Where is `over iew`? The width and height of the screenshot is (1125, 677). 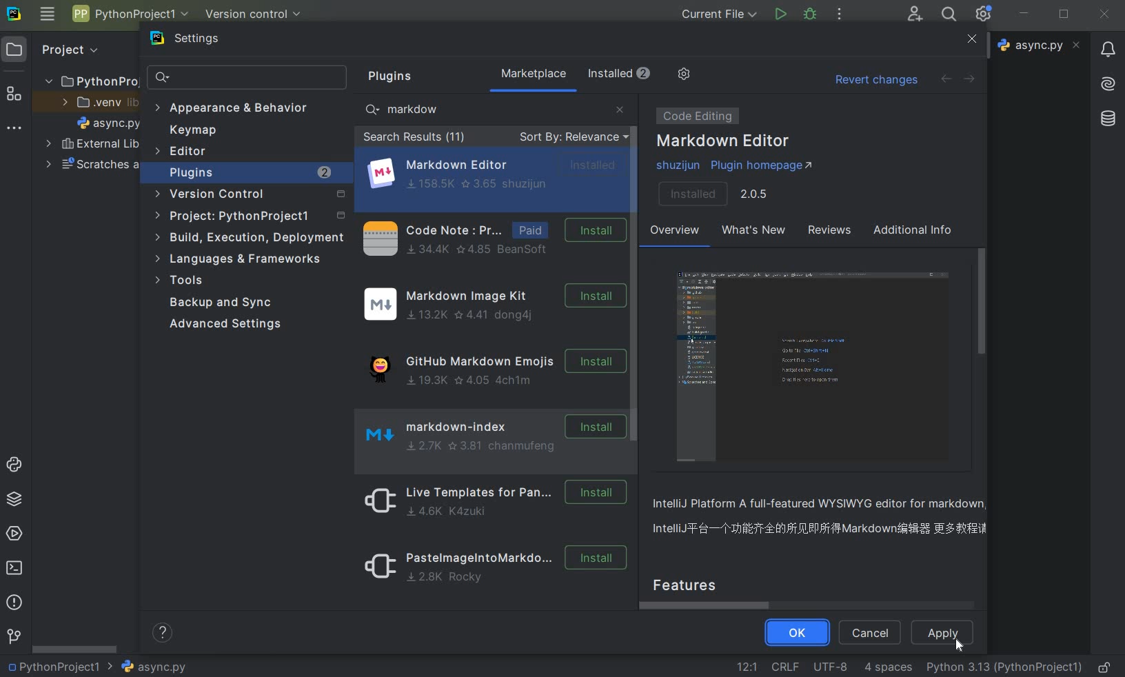
over iew is located at coordinates (676, 232).